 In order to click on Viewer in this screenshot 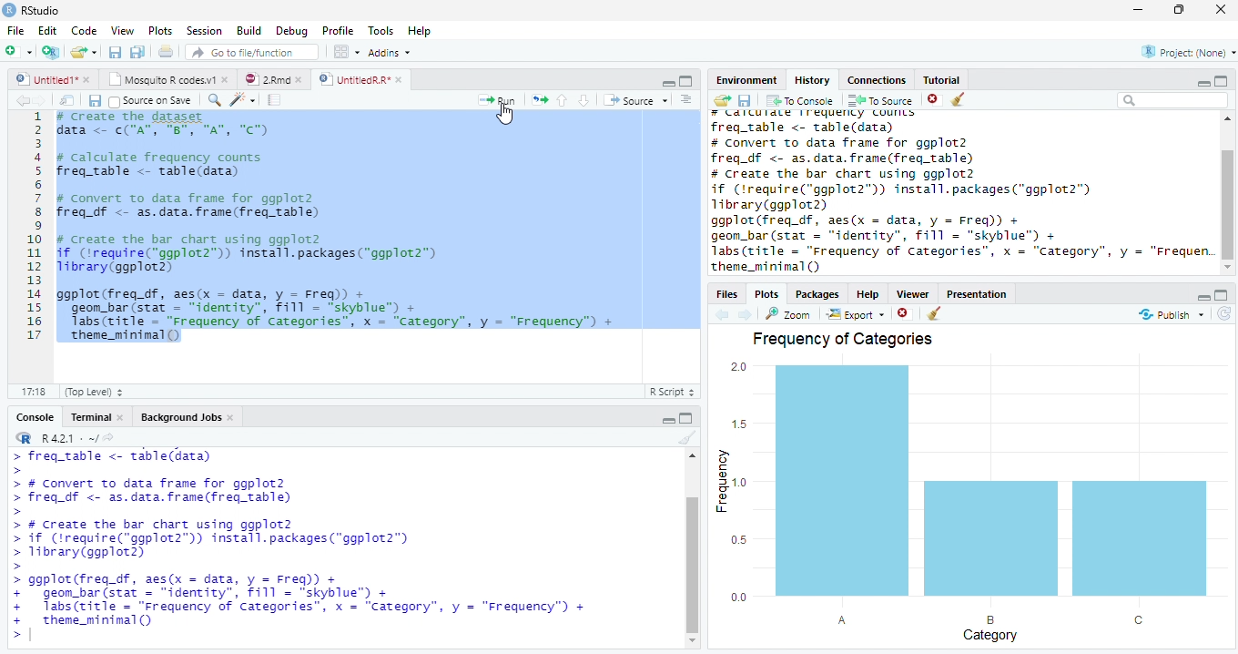, I will do `click(918, 295)`.